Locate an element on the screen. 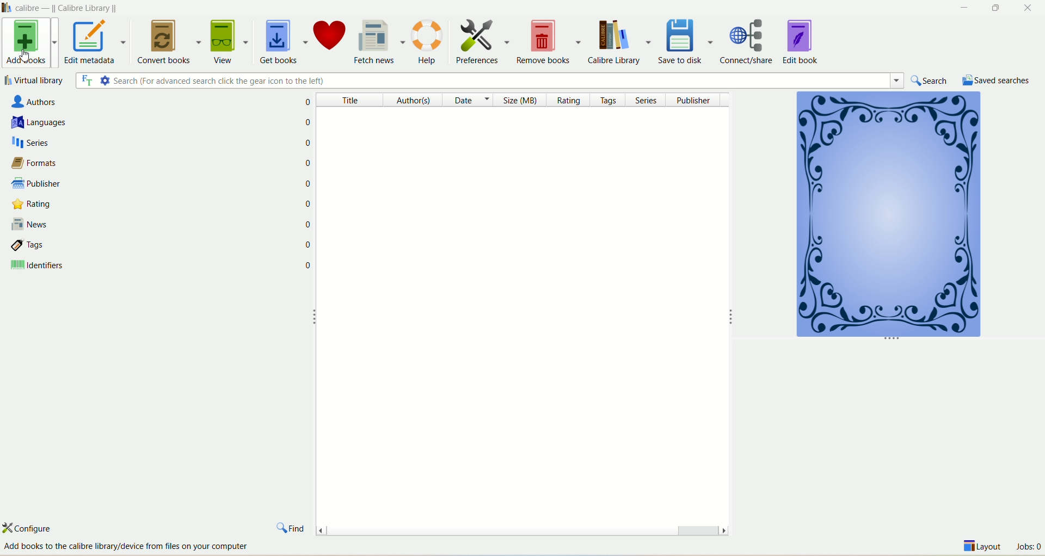  text is located at coordinates (128, 547).